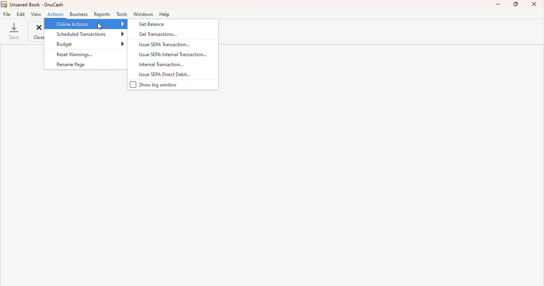 The height and width of the screenshot is (286, 544). Describe the element at coordinates (79, 14) in the screenshot. I see `Business` at that location.